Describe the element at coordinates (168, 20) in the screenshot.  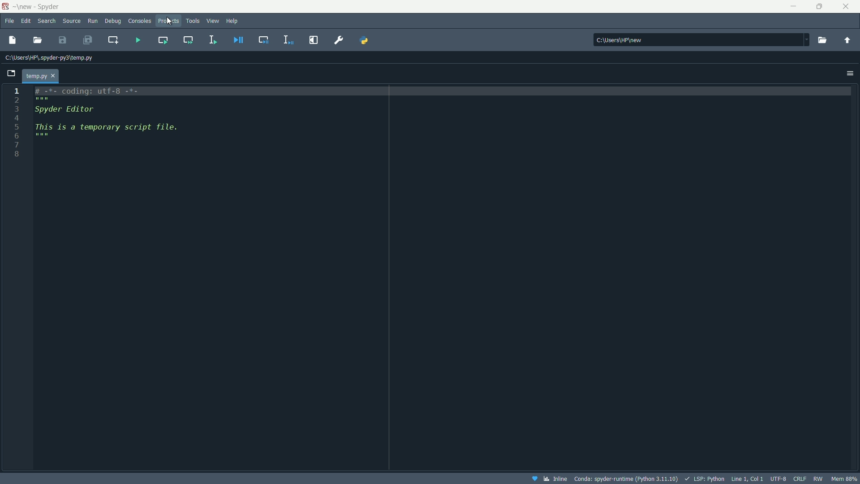
I see `Product menu` at that location.